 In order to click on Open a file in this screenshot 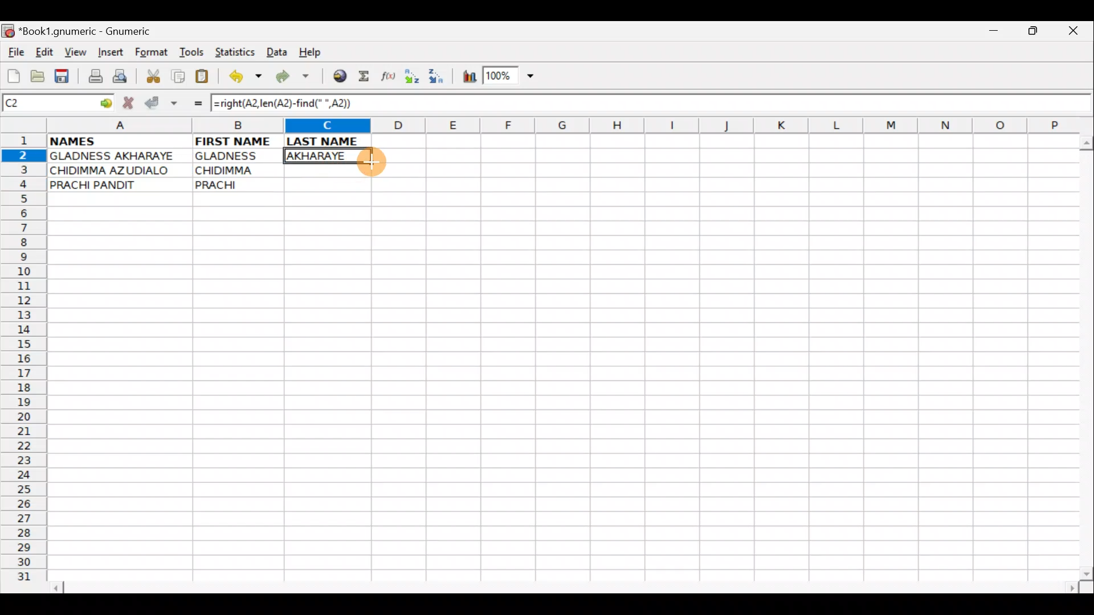, I will do `click(40, 75)`.